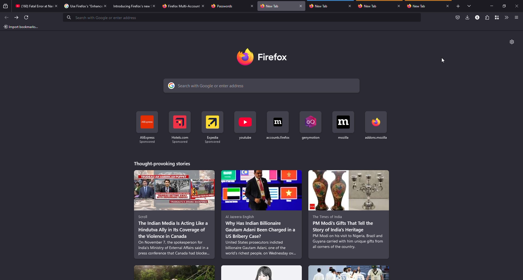  I want to click on refresh, so click(27, 17).